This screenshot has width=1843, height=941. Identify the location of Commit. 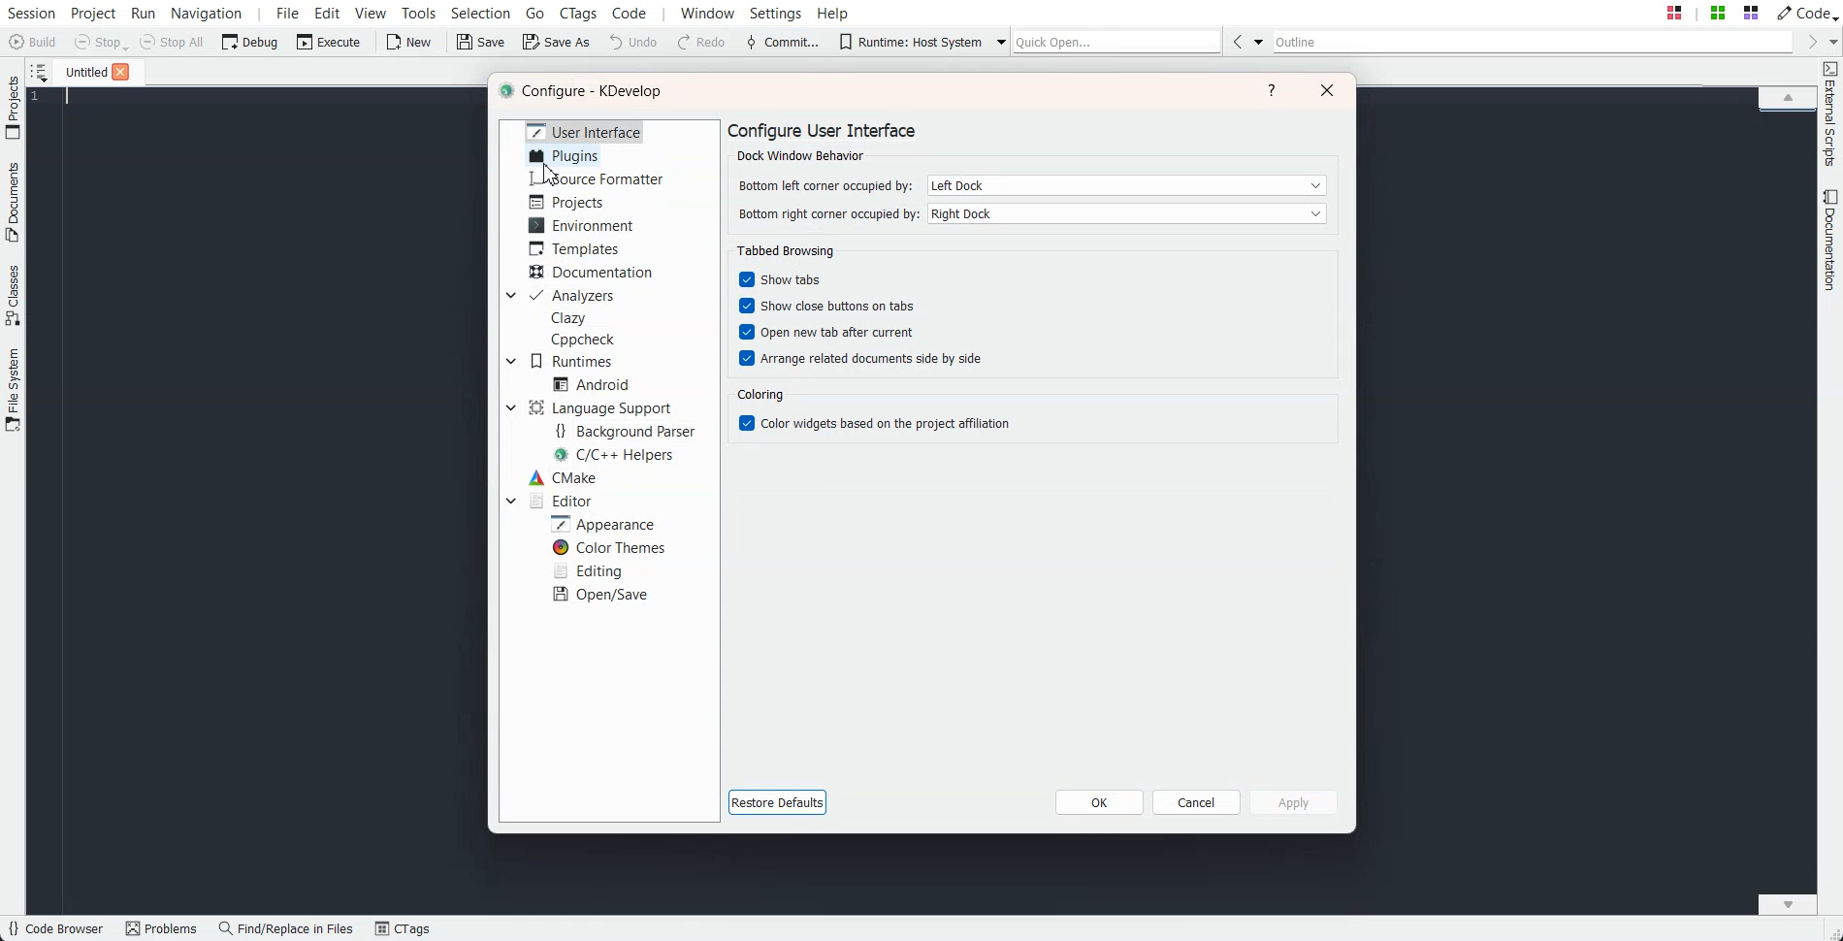
(783, 43).